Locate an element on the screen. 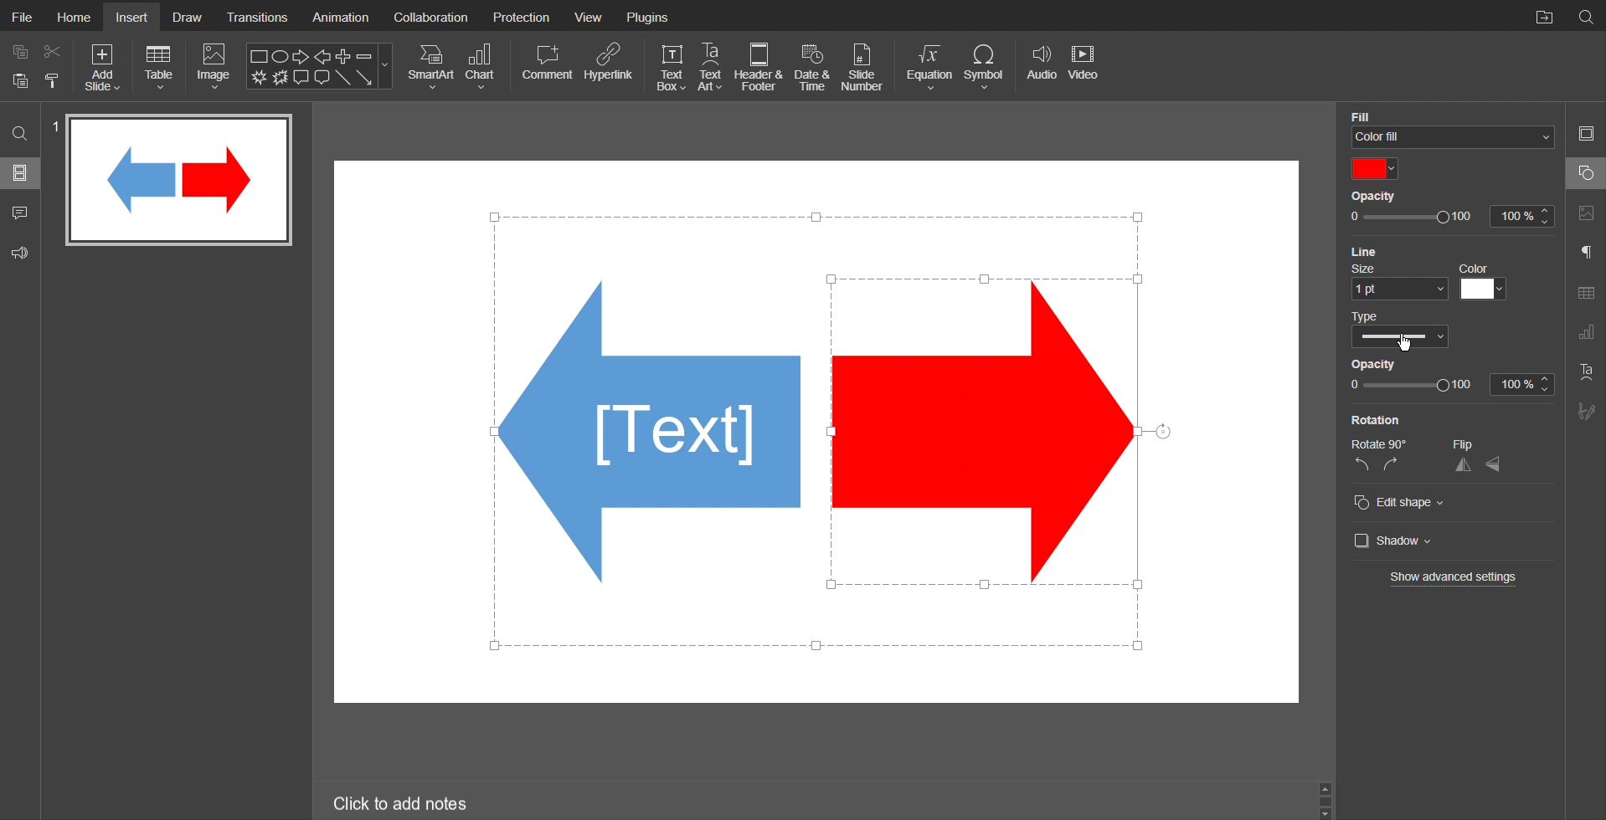  Opacity is located at coordinates (1387, 363).